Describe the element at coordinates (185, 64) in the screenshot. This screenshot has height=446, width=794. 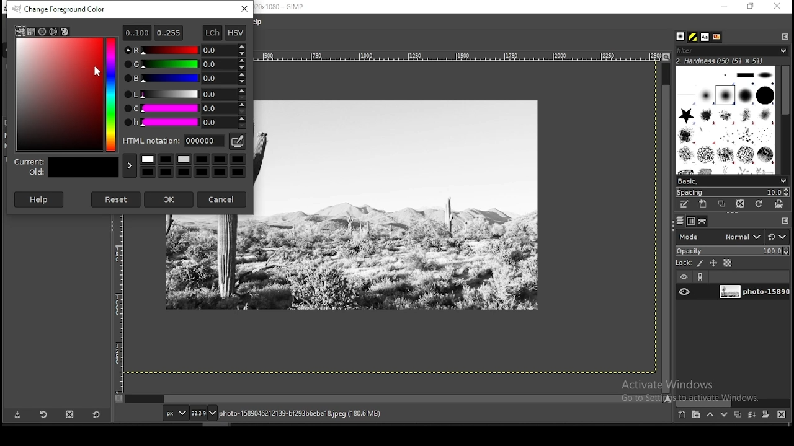
I see `green` at that location.